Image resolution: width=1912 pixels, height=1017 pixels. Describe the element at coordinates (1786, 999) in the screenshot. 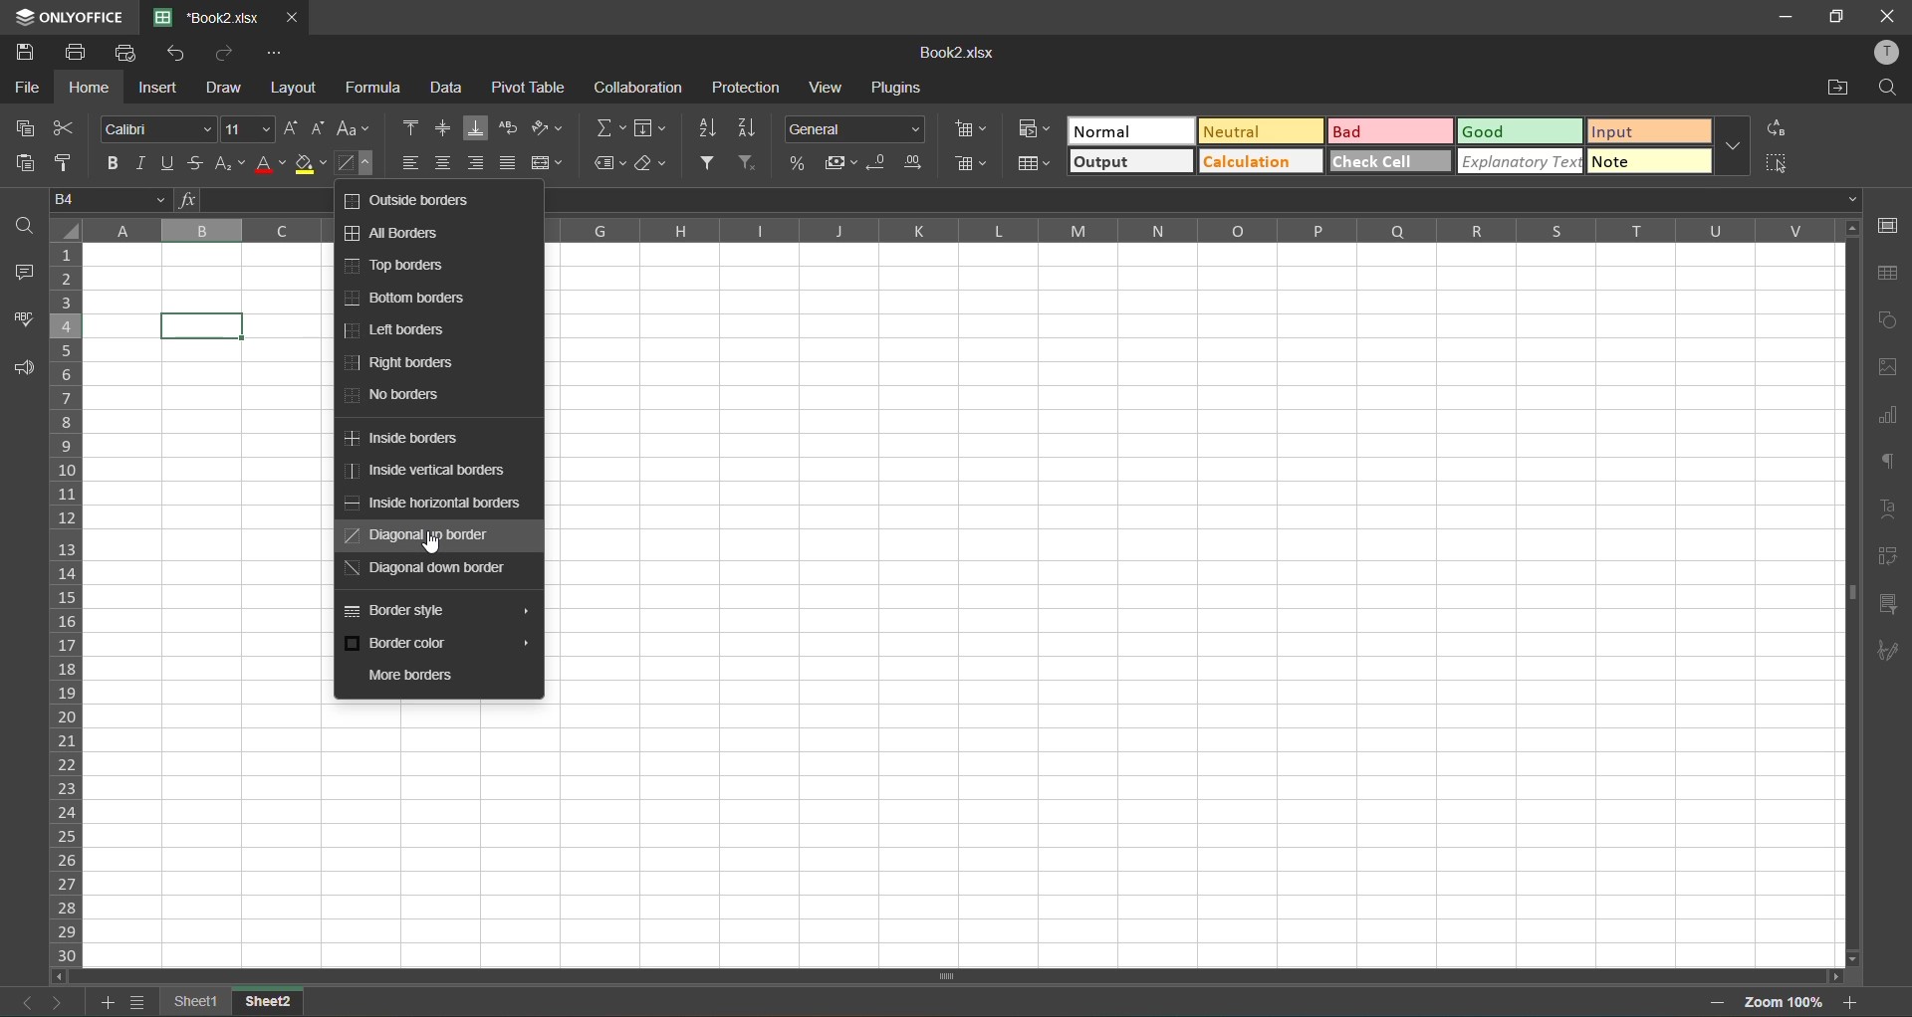

I see `zoom factor` at that location.